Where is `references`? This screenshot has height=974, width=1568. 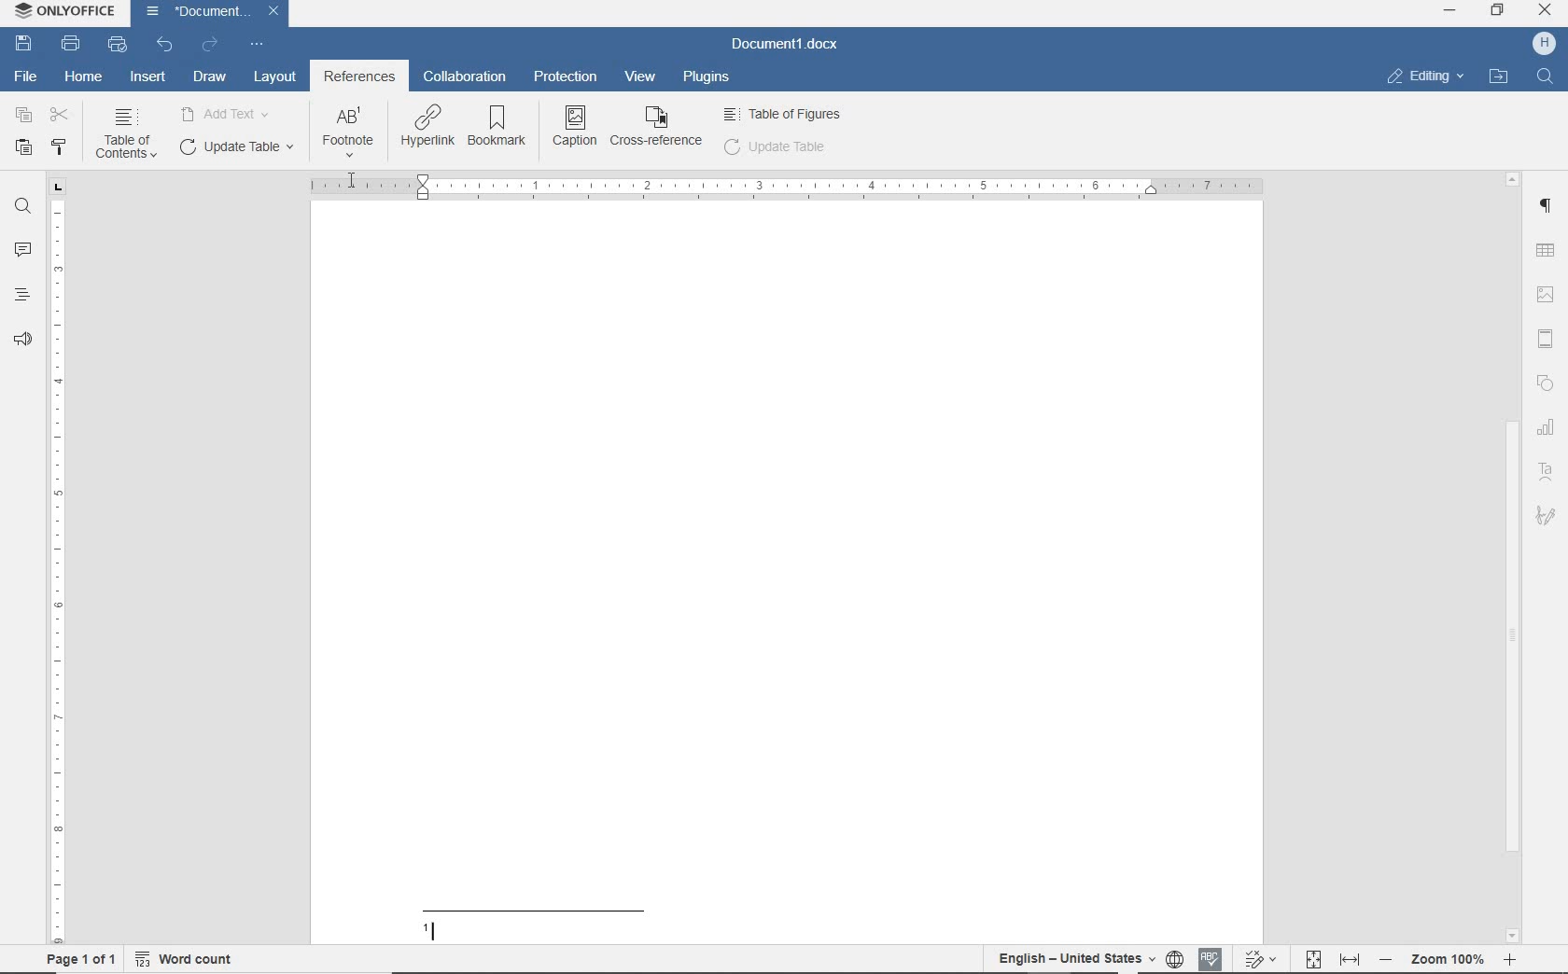
references is located at coordinates (359, 78).